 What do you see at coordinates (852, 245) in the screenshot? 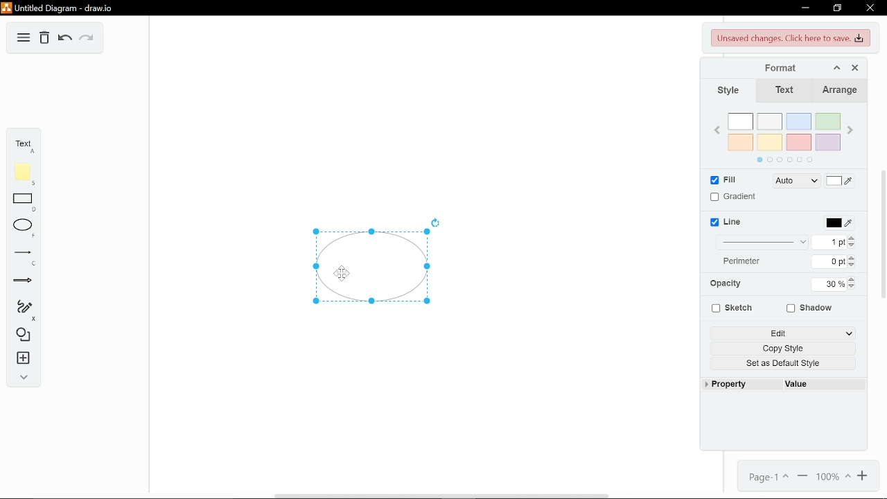
I see `Decrease thicness` at bounding box center [852, 245].